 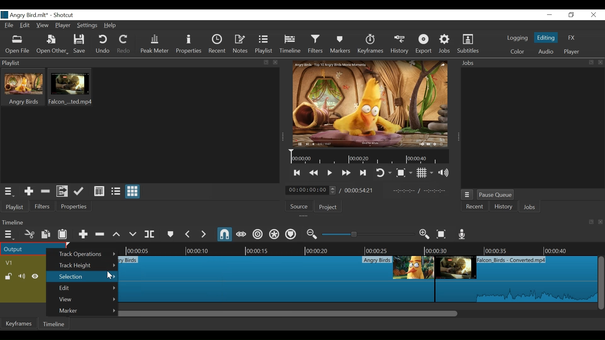 I want to click on Player, so click(x=63, y=26).